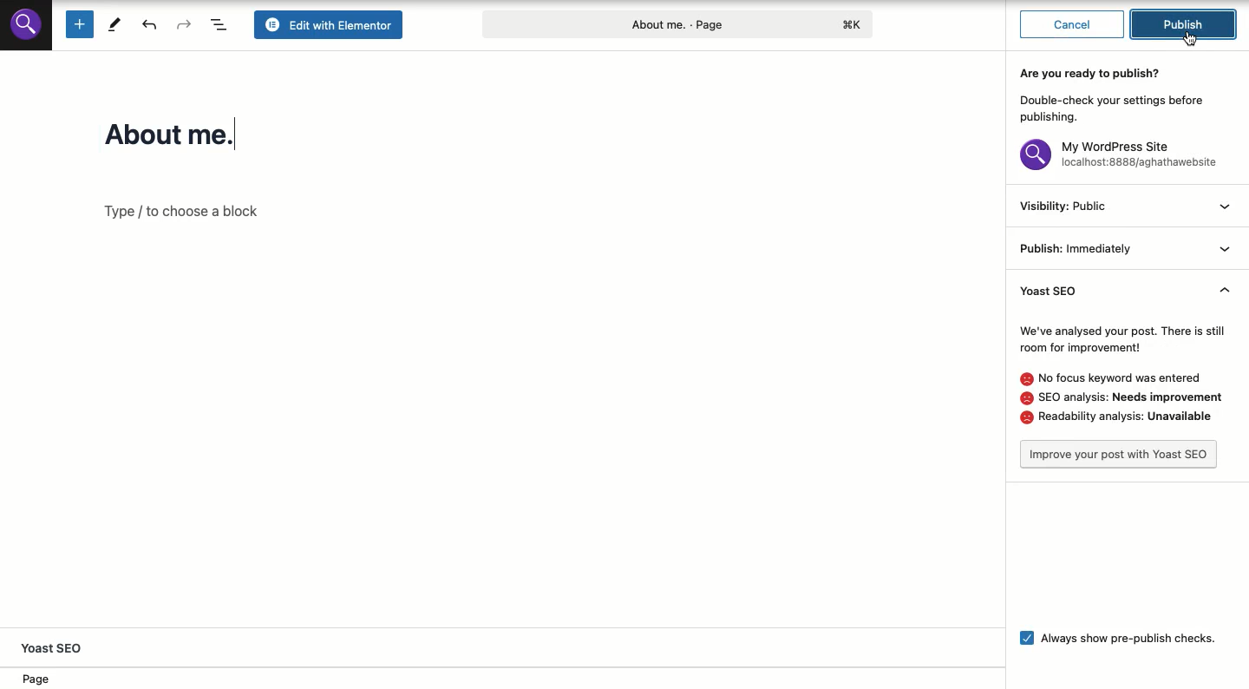 The height and width of the screenshot is (689, 1249). I want to click on About me., so click(188, 134).